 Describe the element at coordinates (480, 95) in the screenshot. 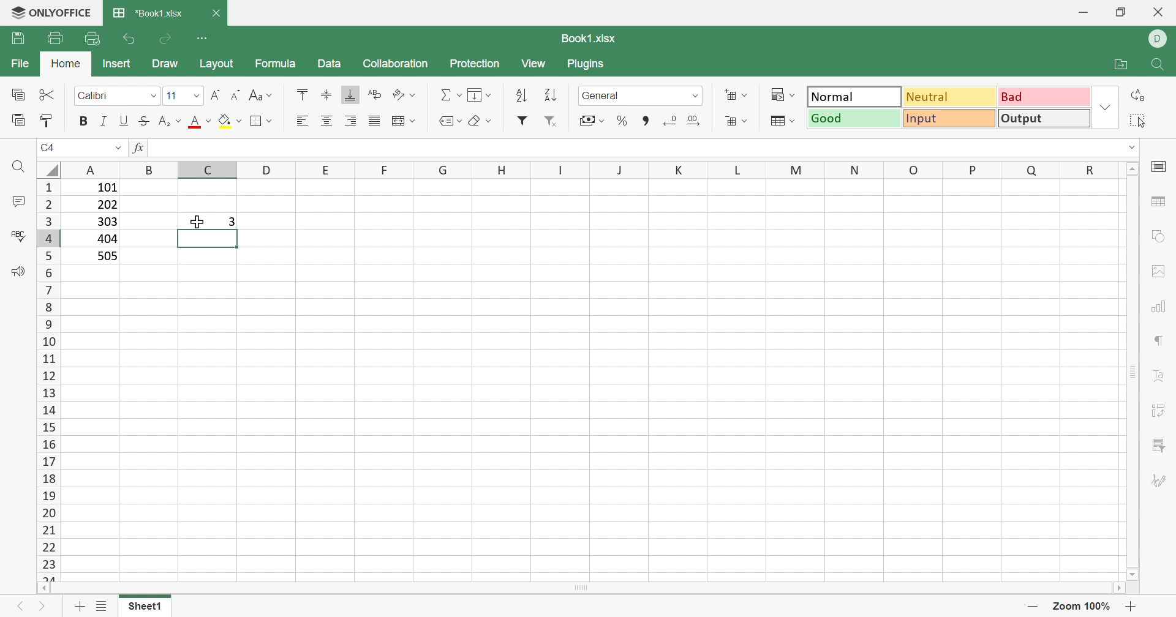

I see `Fill` at that location.